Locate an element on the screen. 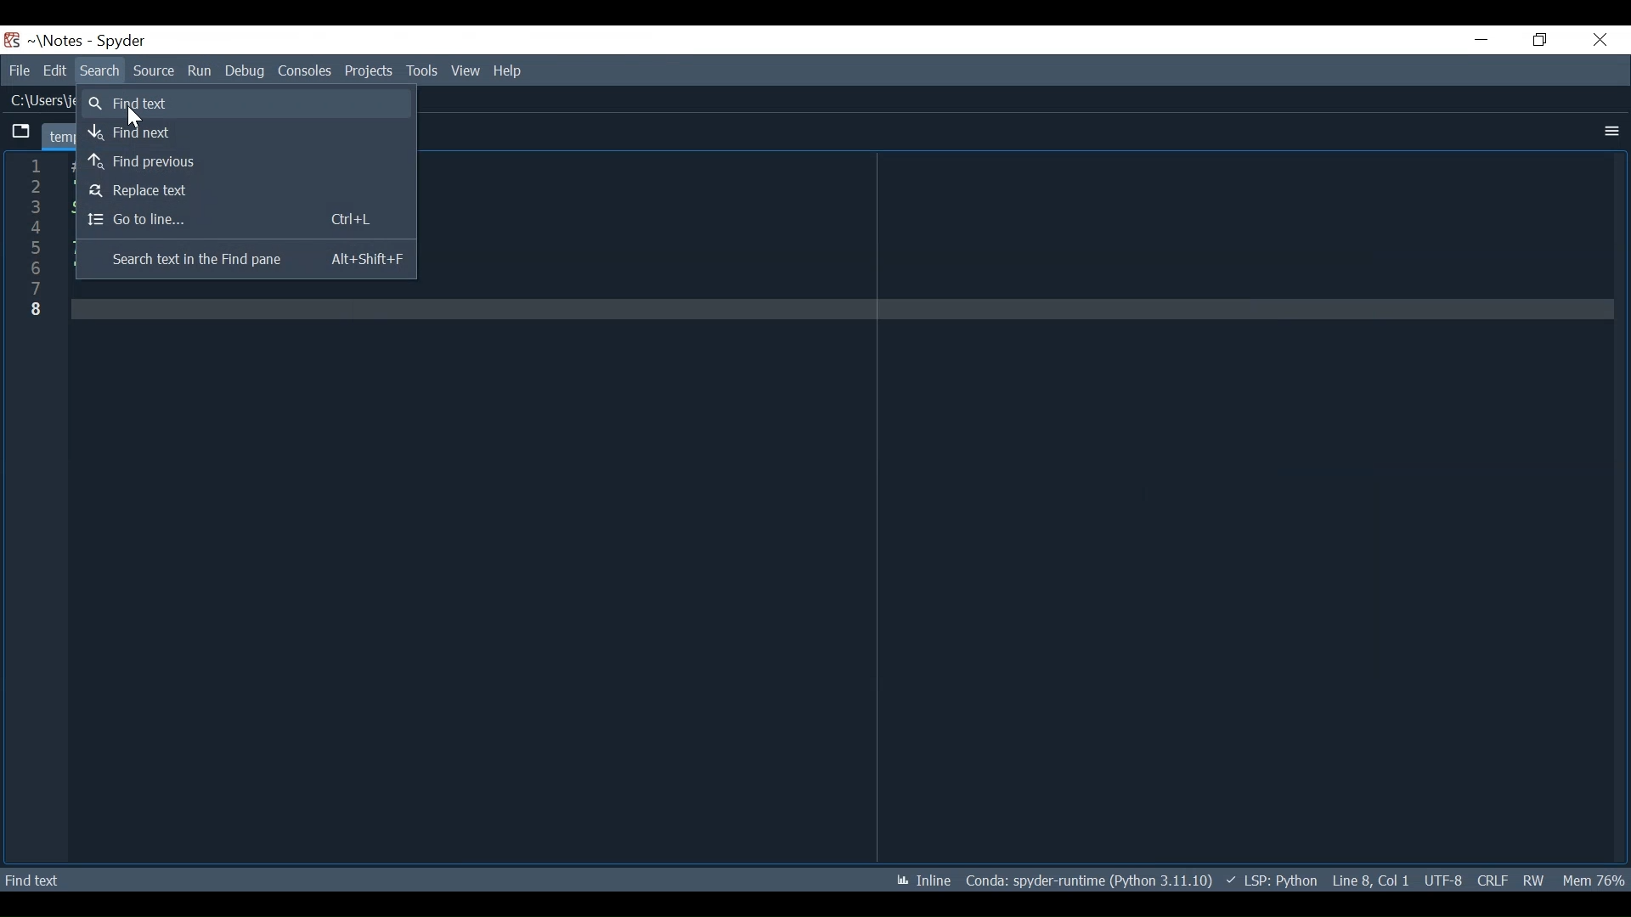  Replace Text is located at coordinates (241, 189).